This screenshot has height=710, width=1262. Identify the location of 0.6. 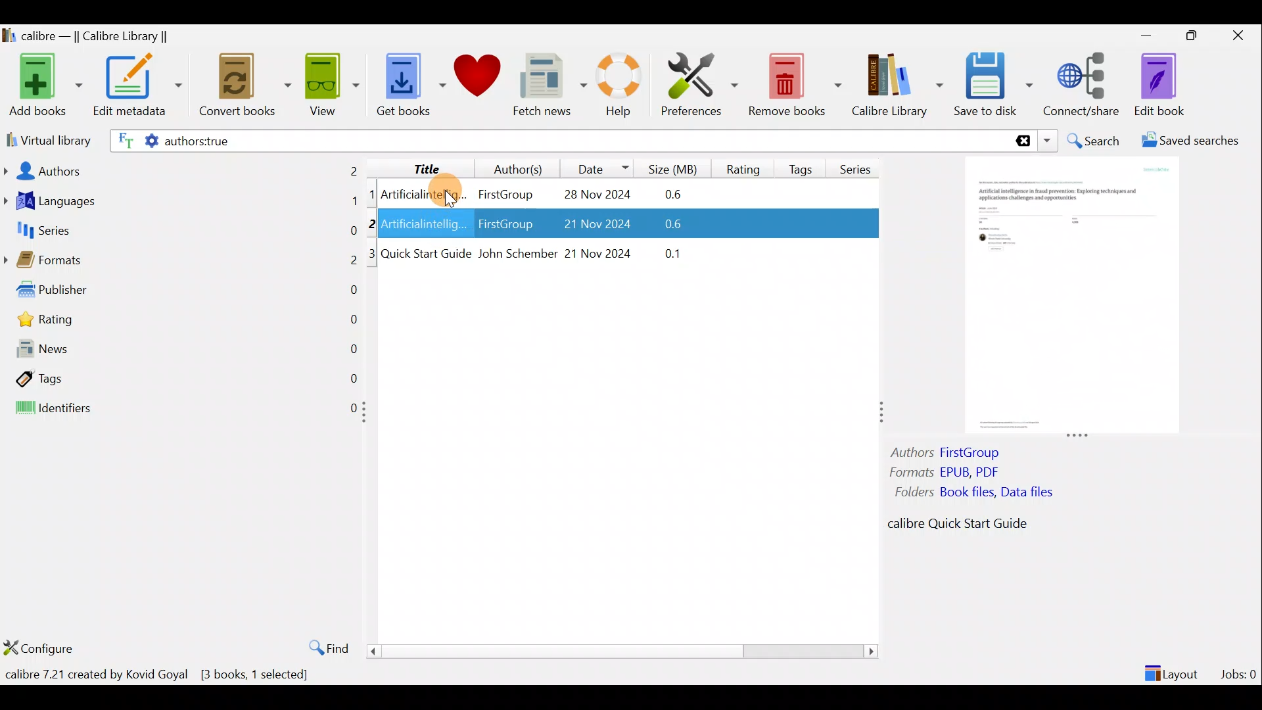
(661, 226).